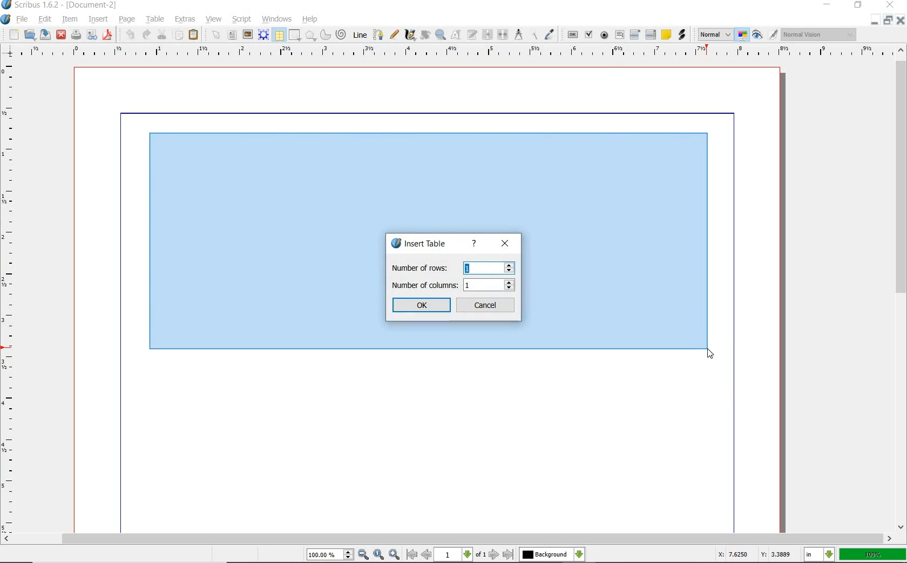 The image size is (907, 563). Describe the element at coordinates (421, 305) in the screenshot. I see `ok` at that location.